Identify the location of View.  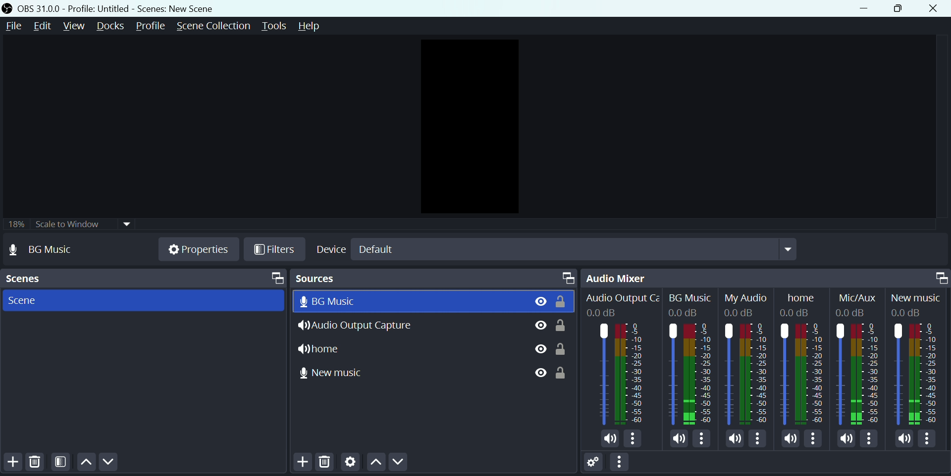
(76, 24).